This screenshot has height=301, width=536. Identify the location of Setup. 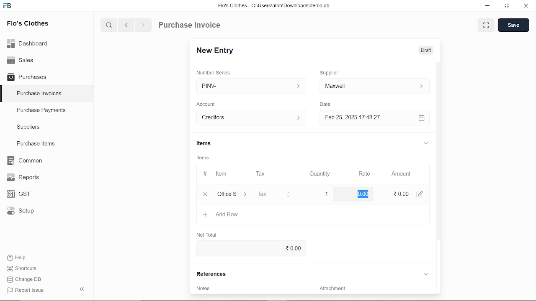
(18, 212).